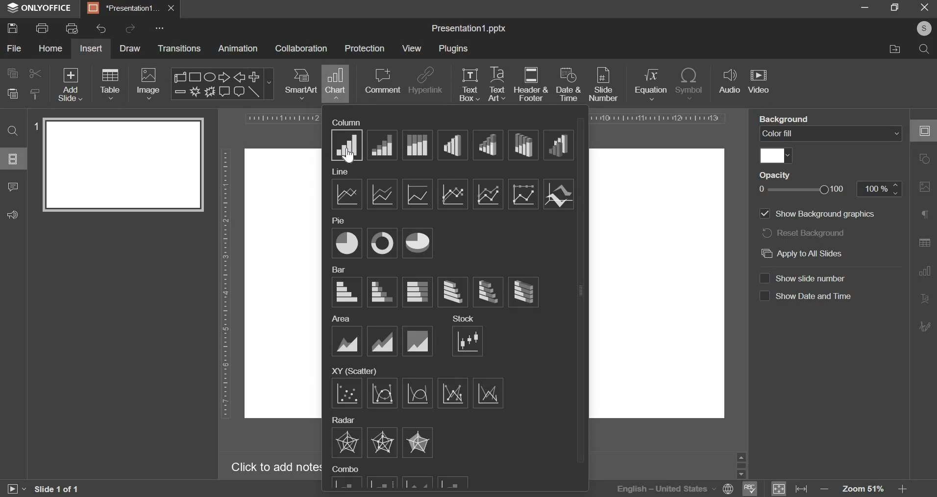 The image size is (937, 497). Describe the element at coordinates (227, 278) in the screenshot. I see `vertical scale` at that location.